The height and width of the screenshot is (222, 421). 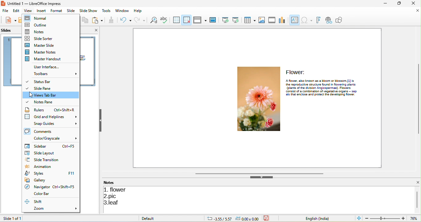 What do you see at coordinates (41, 11) in the screenshot?
I see `insert` at bounding box center [41, 11].